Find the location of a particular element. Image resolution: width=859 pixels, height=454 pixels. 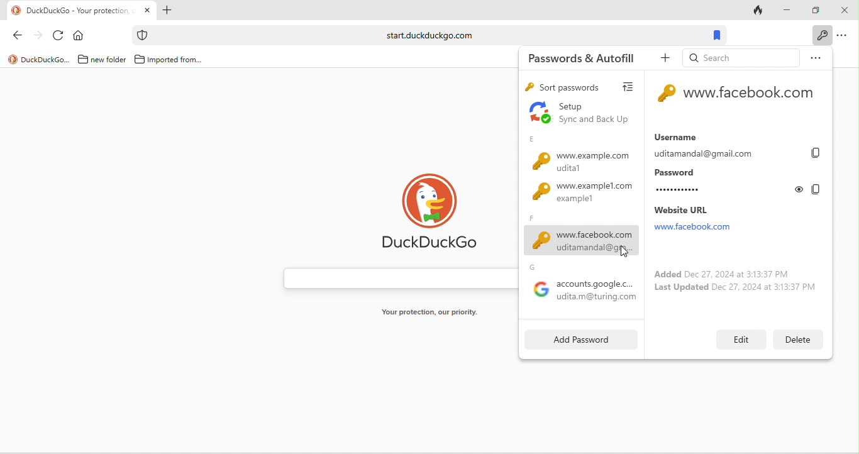

sort passwords is located at coordinates (565, 88).